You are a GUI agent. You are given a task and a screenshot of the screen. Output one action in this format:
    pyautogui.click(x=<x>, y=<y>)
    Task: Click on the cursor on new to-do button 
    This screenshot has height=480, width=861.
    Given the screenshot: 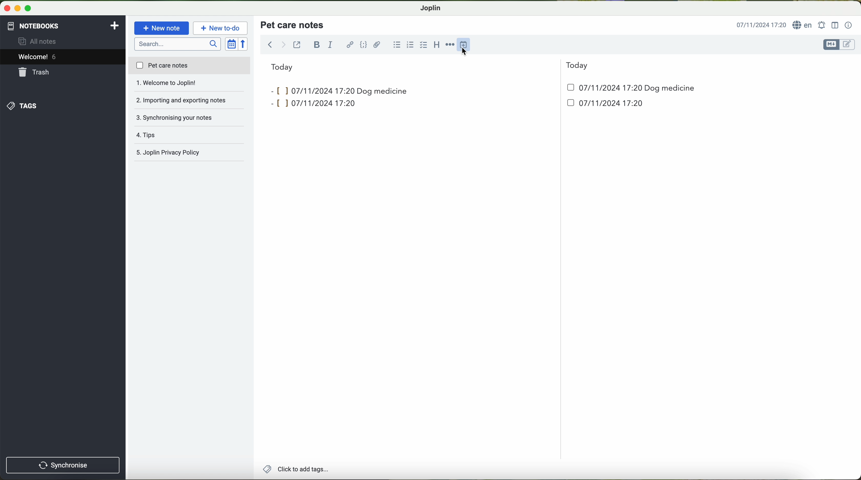 What is the action you would take?
    pyautogui.click(x=221, y=28)
    